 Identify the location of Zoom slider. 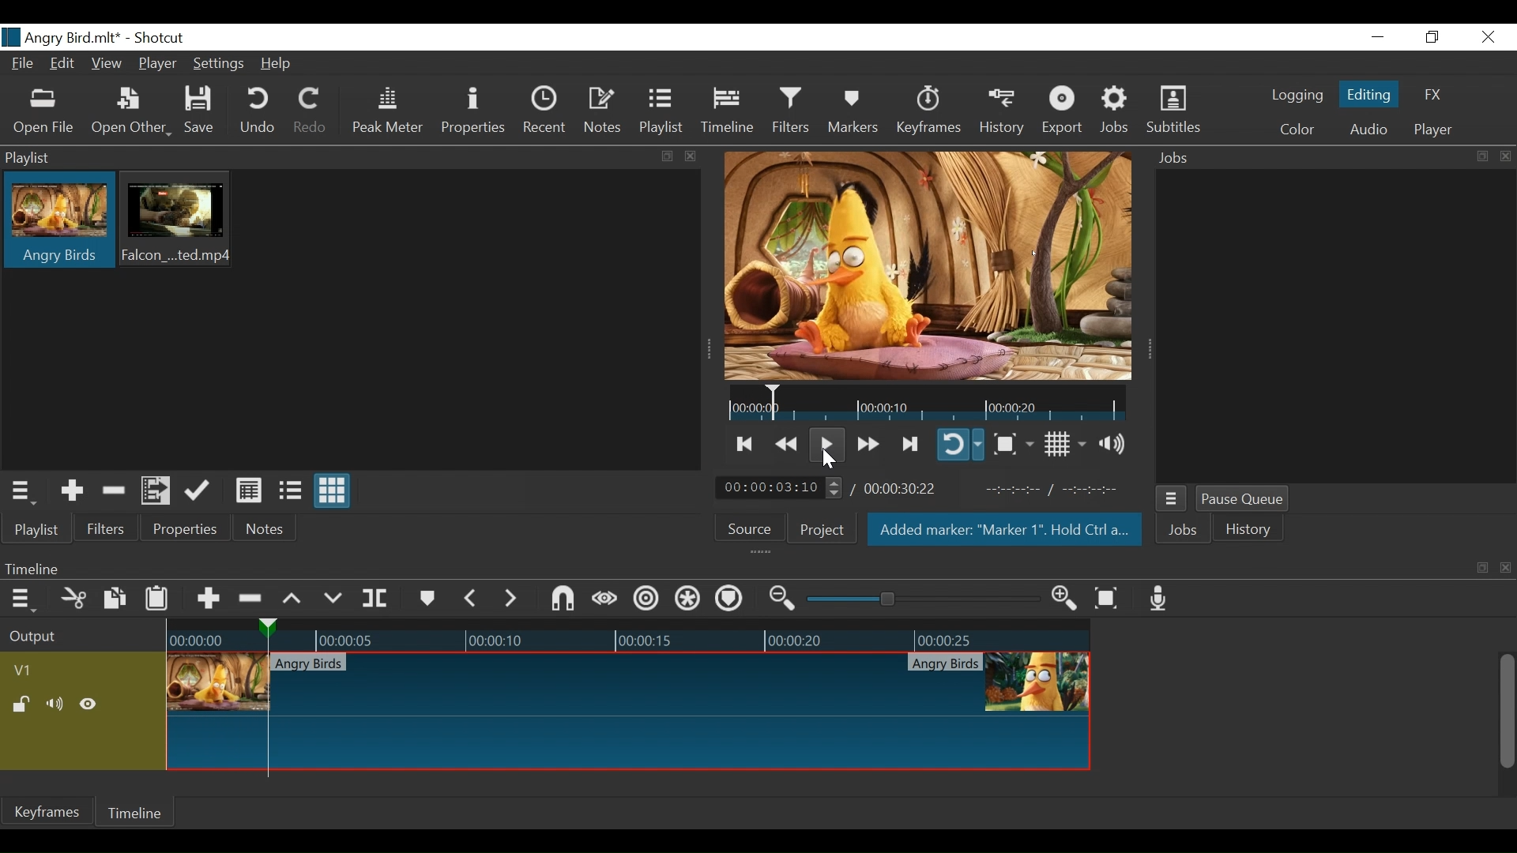
(920, 601).